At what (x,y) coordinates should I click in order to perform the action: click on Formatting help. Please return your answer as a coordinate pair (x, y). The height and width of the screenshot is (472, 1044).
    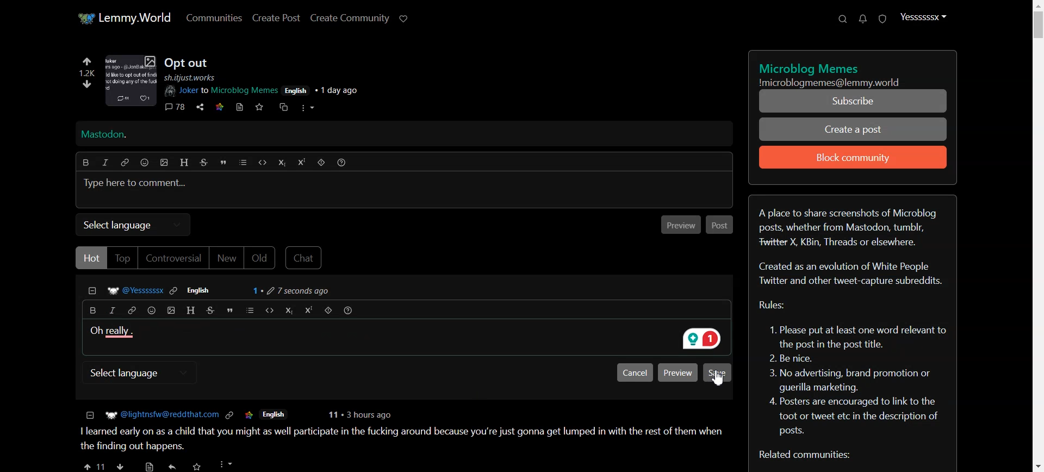
    Looking at the image, I should click on (349, 311).